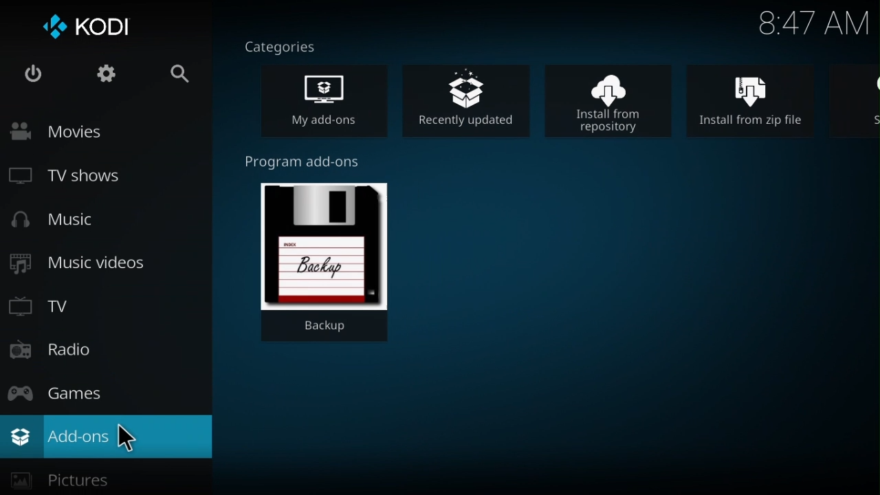 This screenshot has height=495, width=880. What do you see at coordinates (78, 178) in the screenshot?
I see `TV shows` at bounding box center [78, 178].